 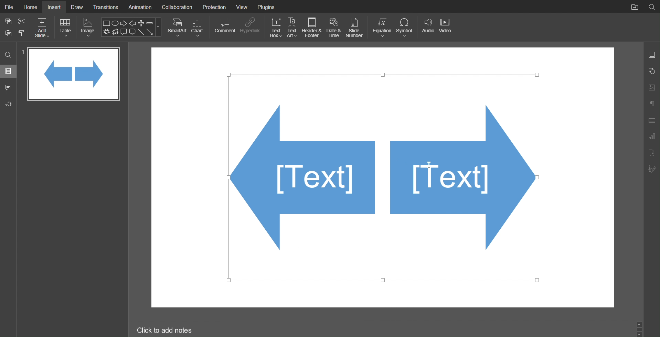 I want to click on Add Slide, so click(x=43, y=28).